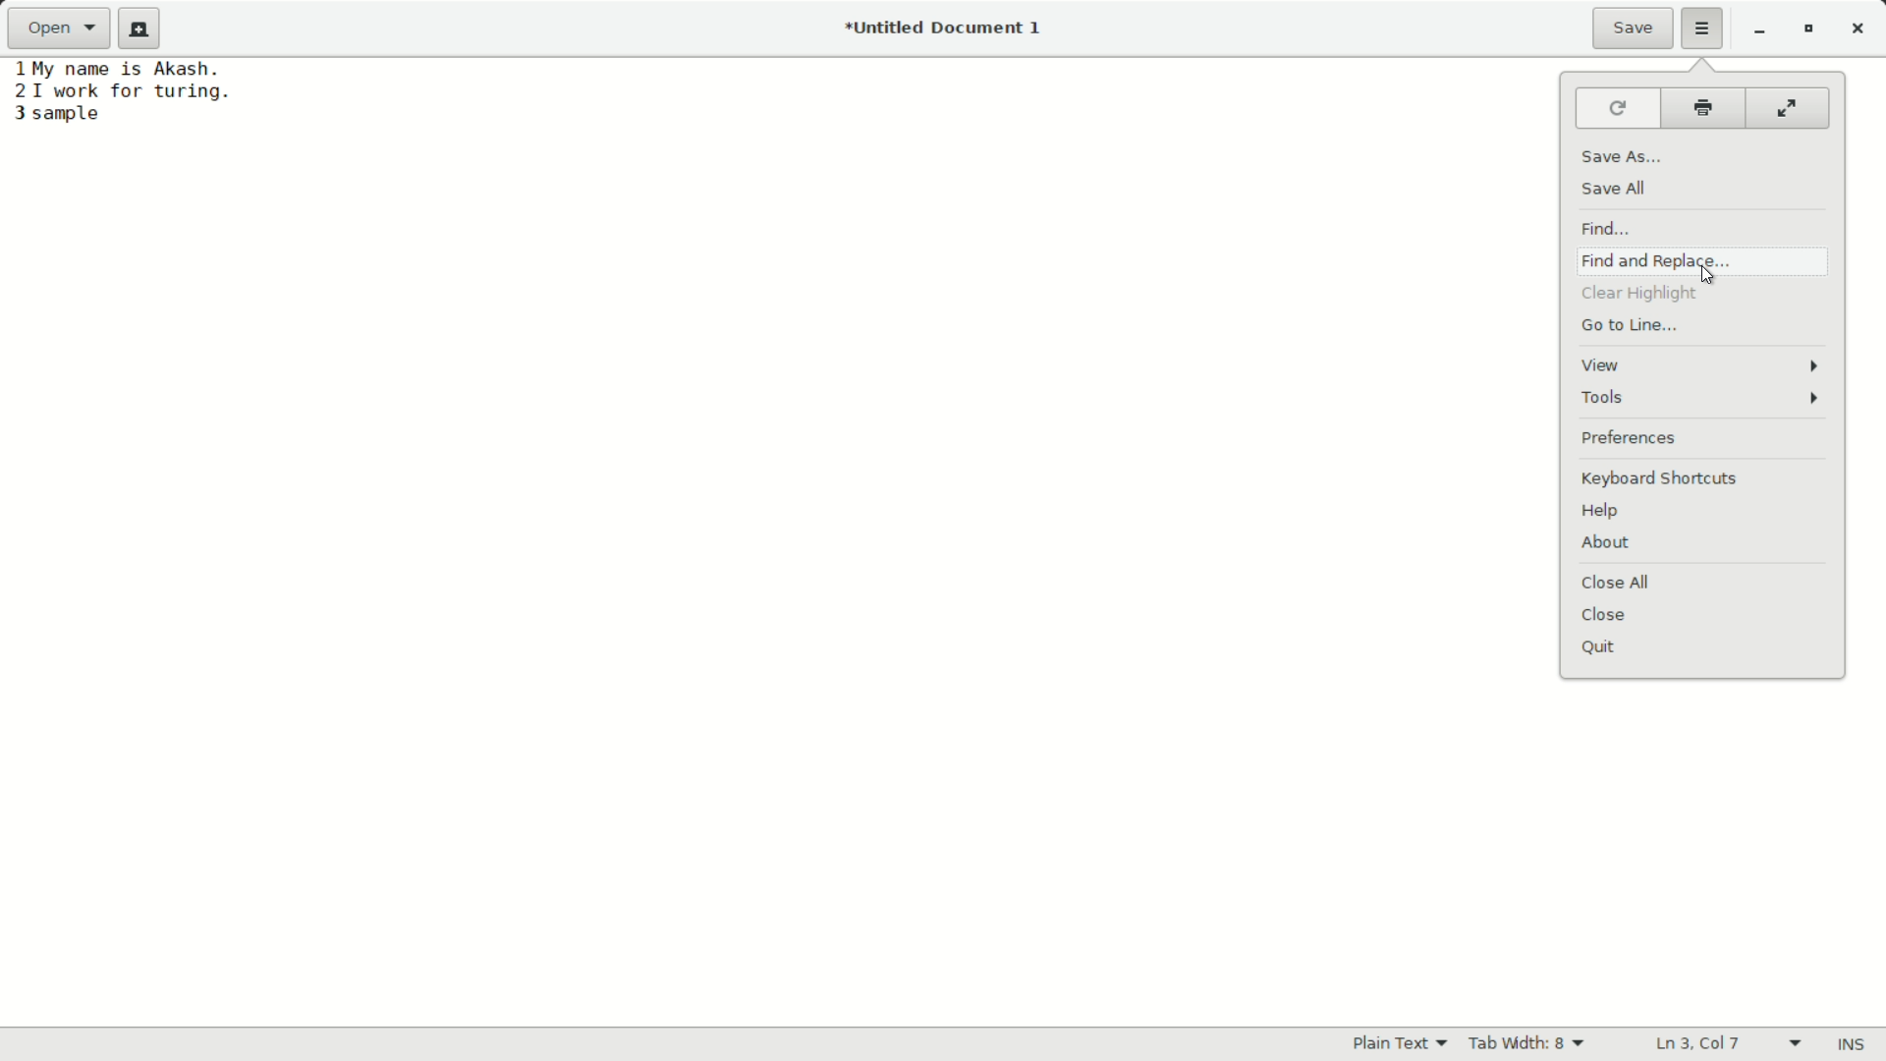  I want to click on tools, so click(1710, 402).